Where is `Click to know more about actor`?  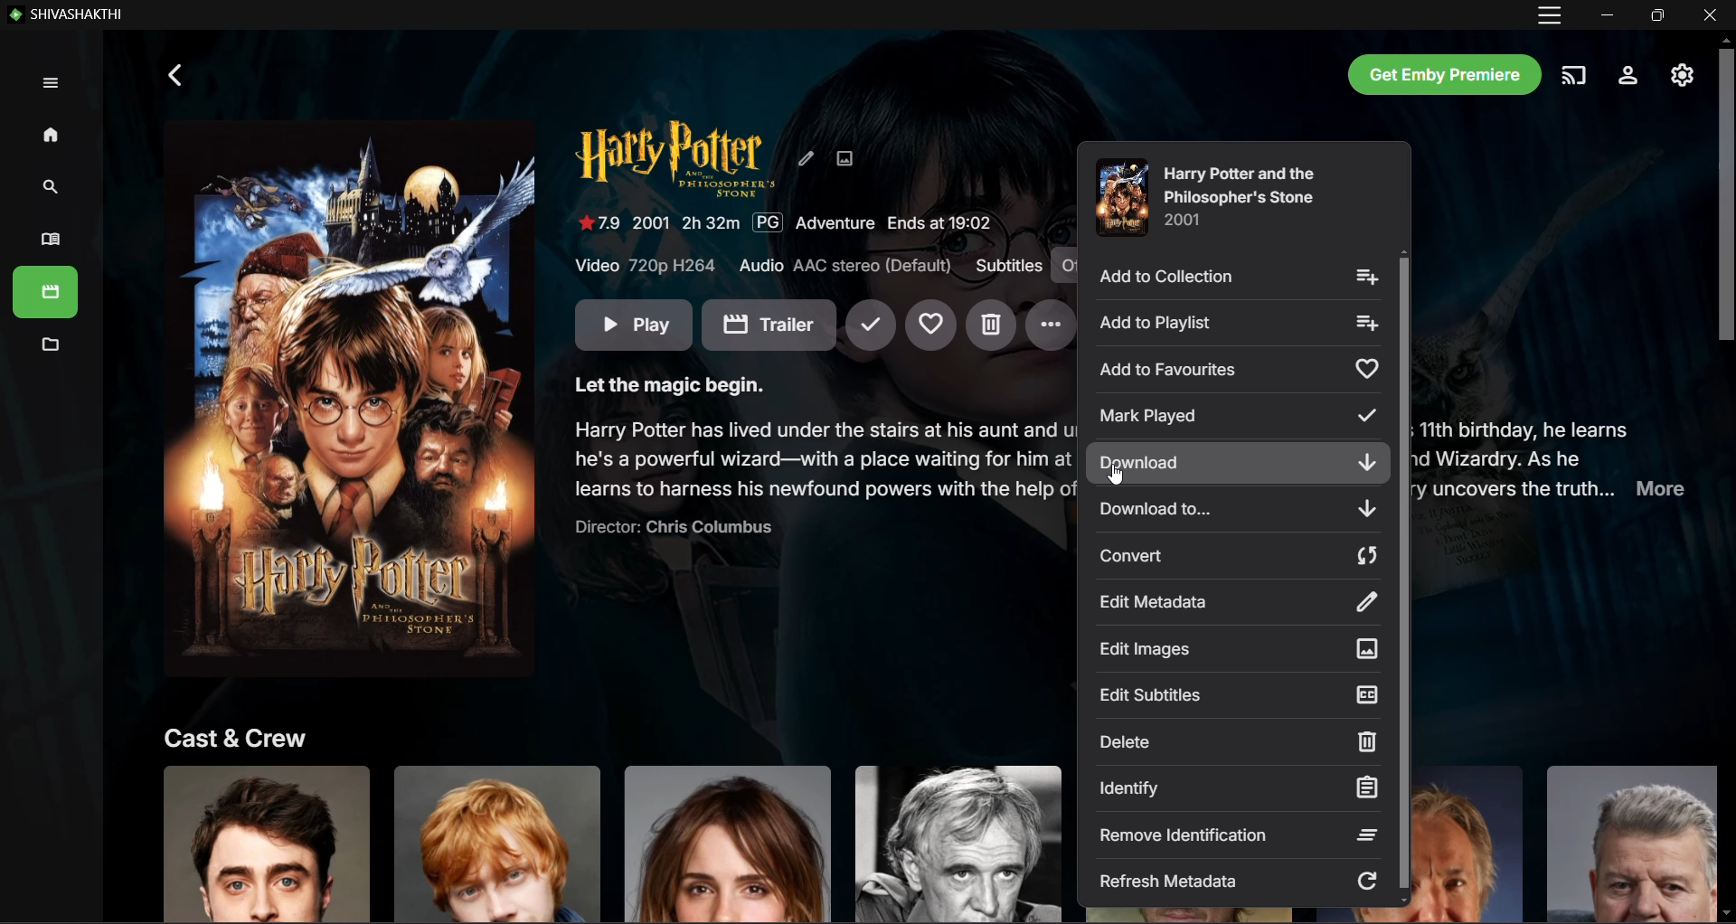 Click to know more about actor is located at coordinates (1625, 843).